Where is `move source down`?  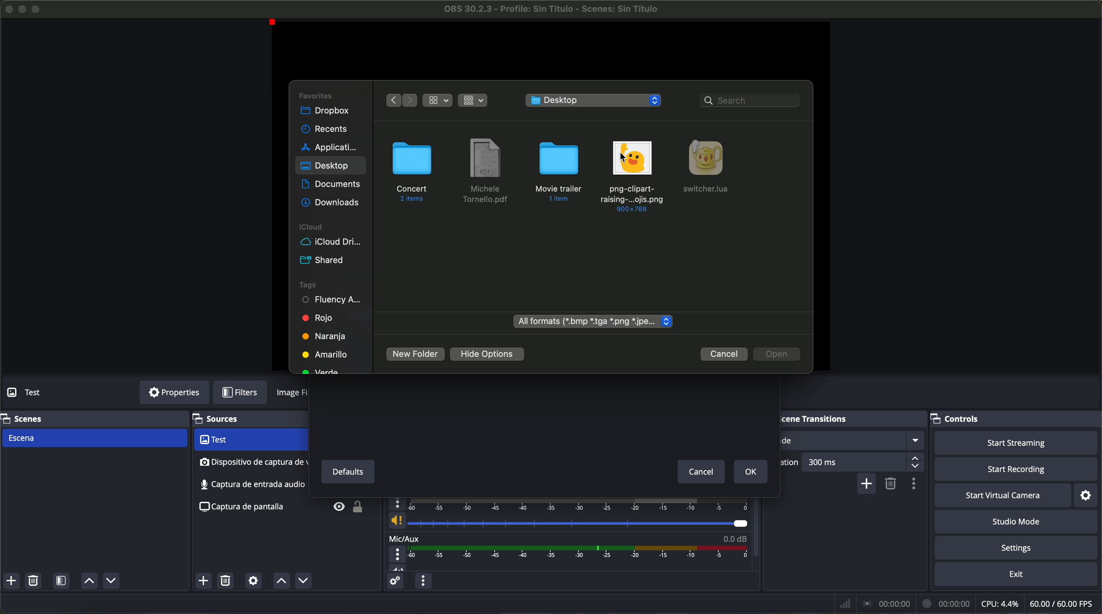
move source down is located at coordinates (301, 581).